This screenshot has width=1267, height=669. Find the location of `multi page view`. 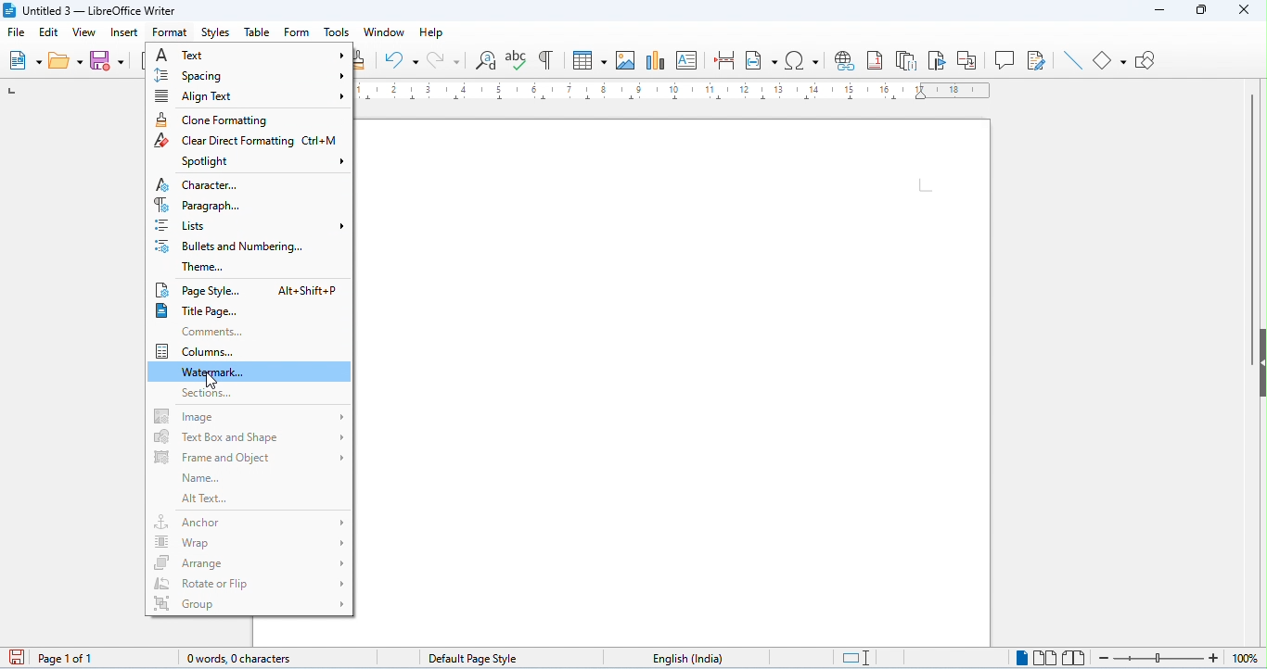

multi page view is located at coordinates (1048, 658).